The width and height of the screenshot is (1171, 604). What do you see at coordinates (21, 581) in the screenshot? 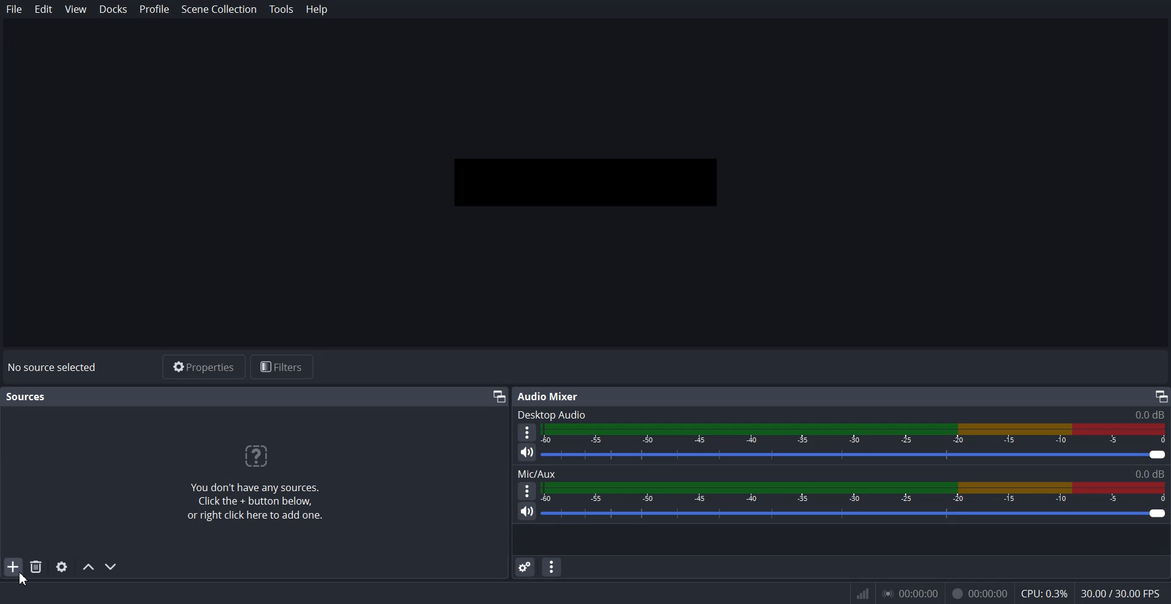
I see `Cursor` at bounding box center [21, 581].